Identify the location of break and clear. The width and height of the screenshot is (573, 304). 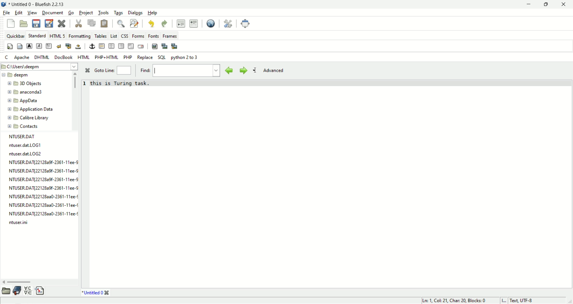
(69, 46).